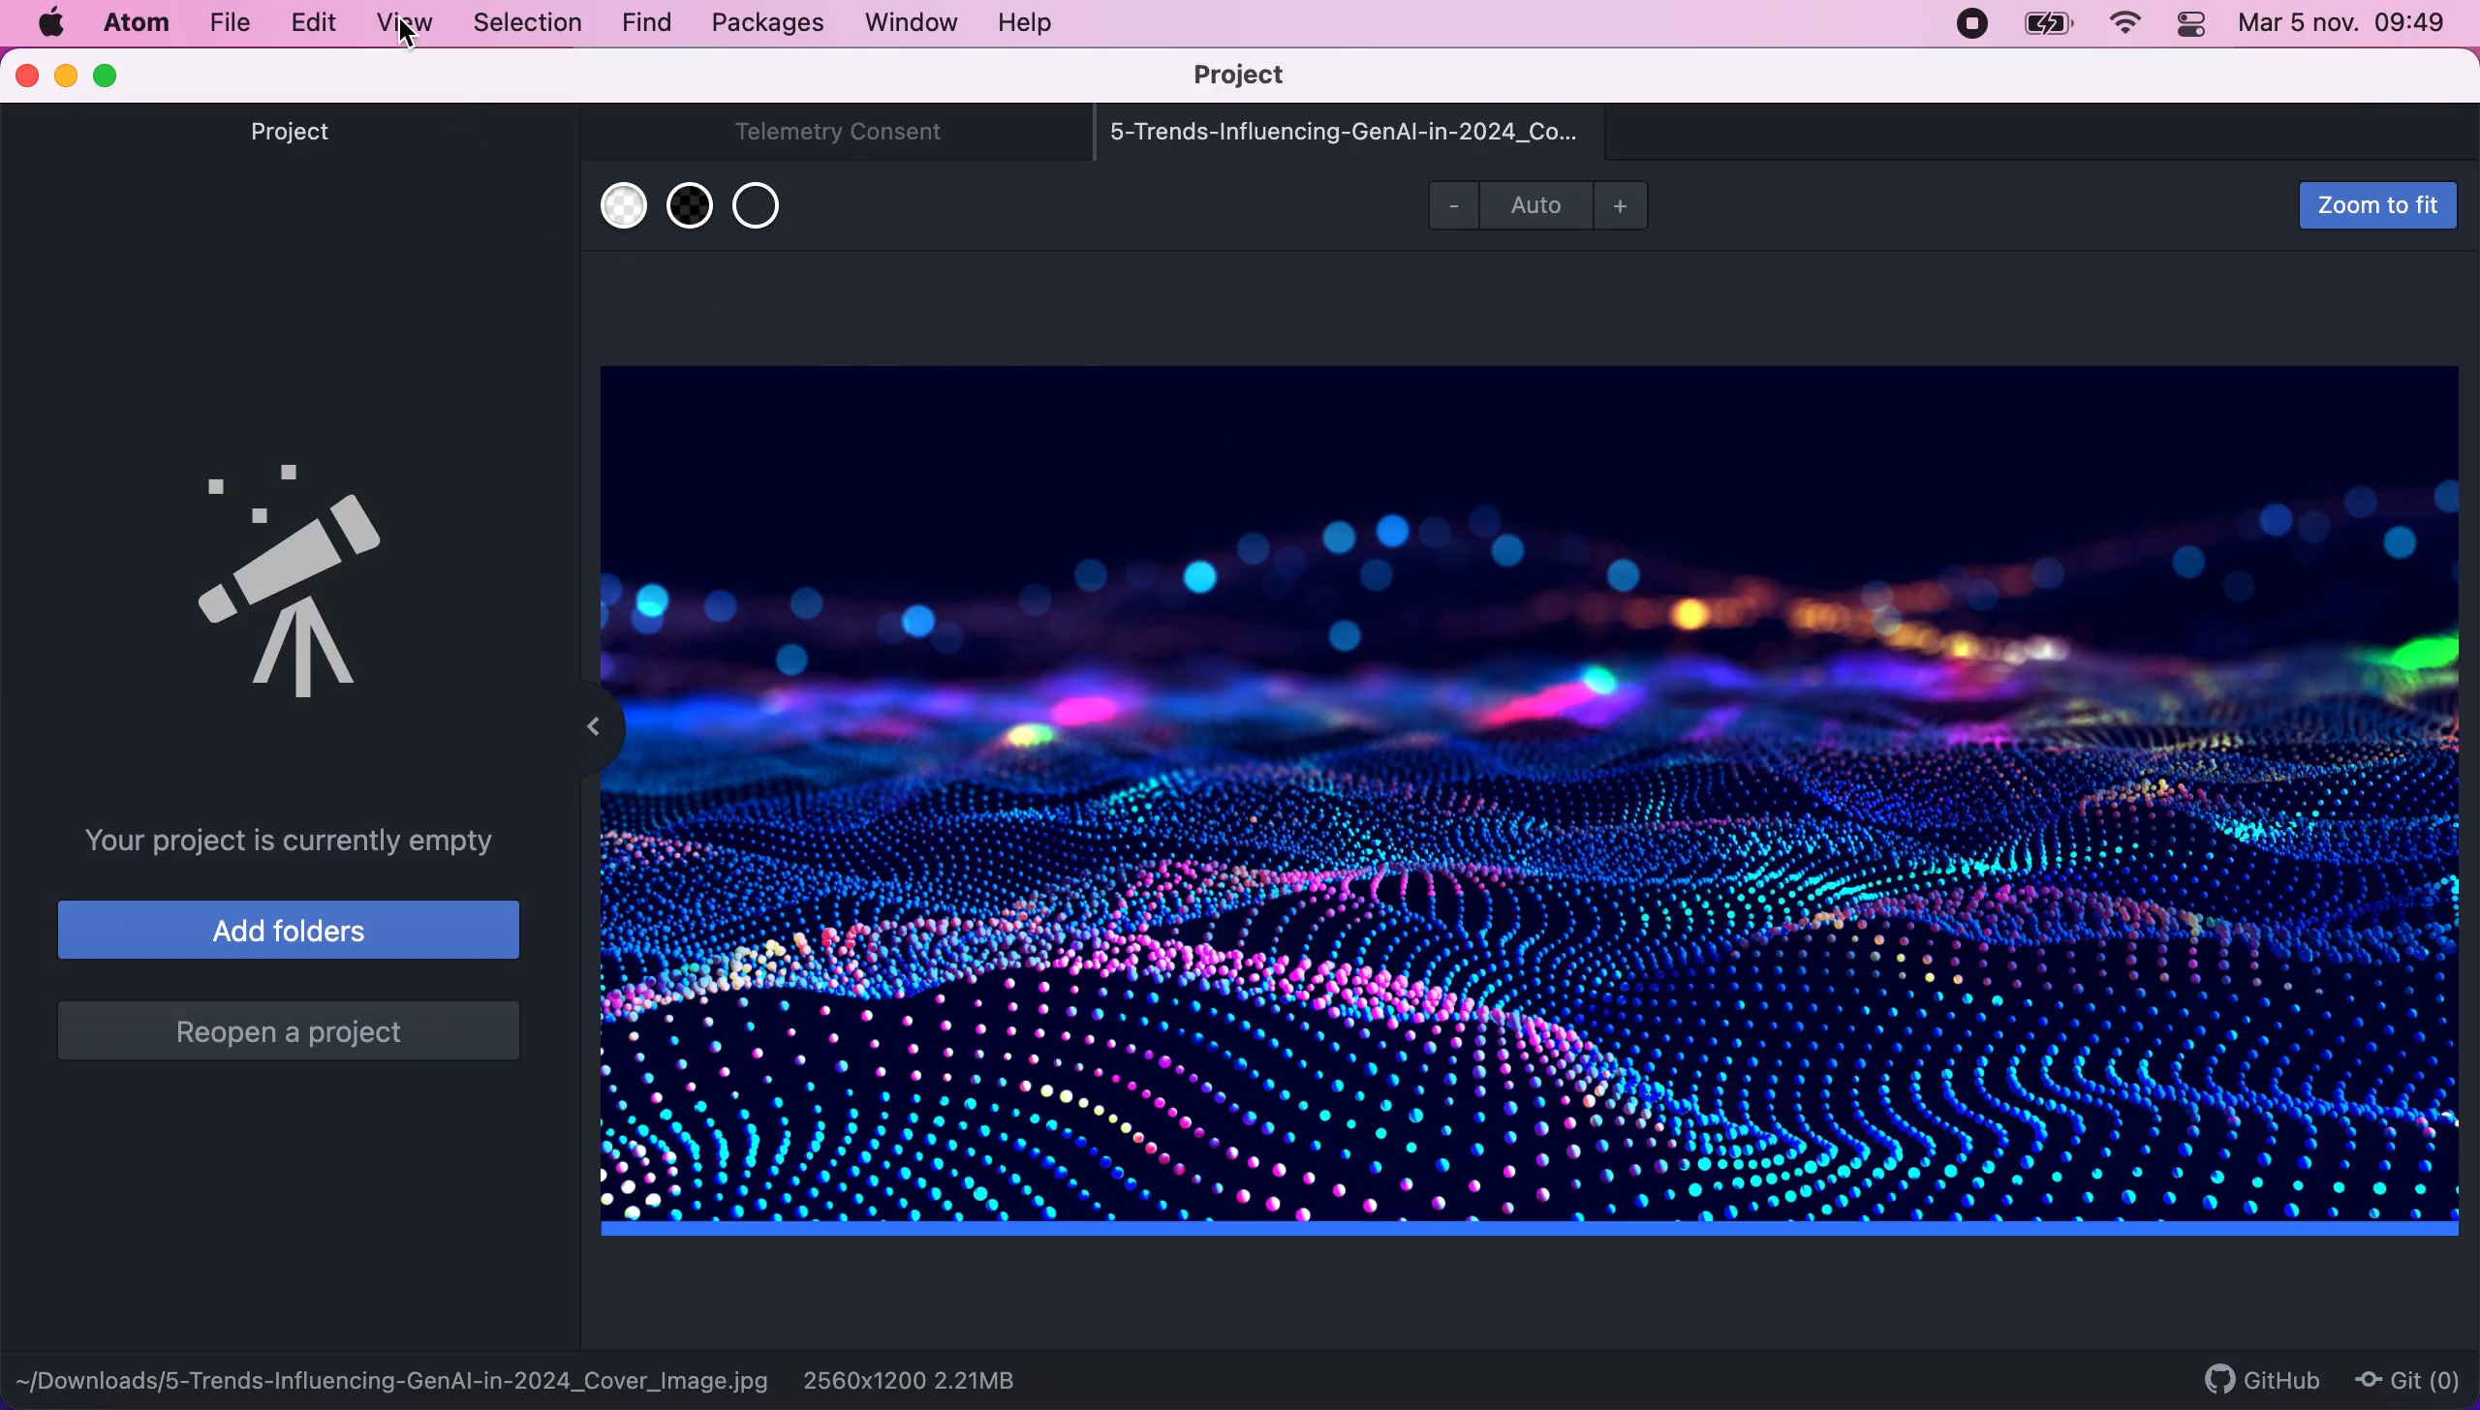  I want to click on reopen a project, so click(296, 1027).